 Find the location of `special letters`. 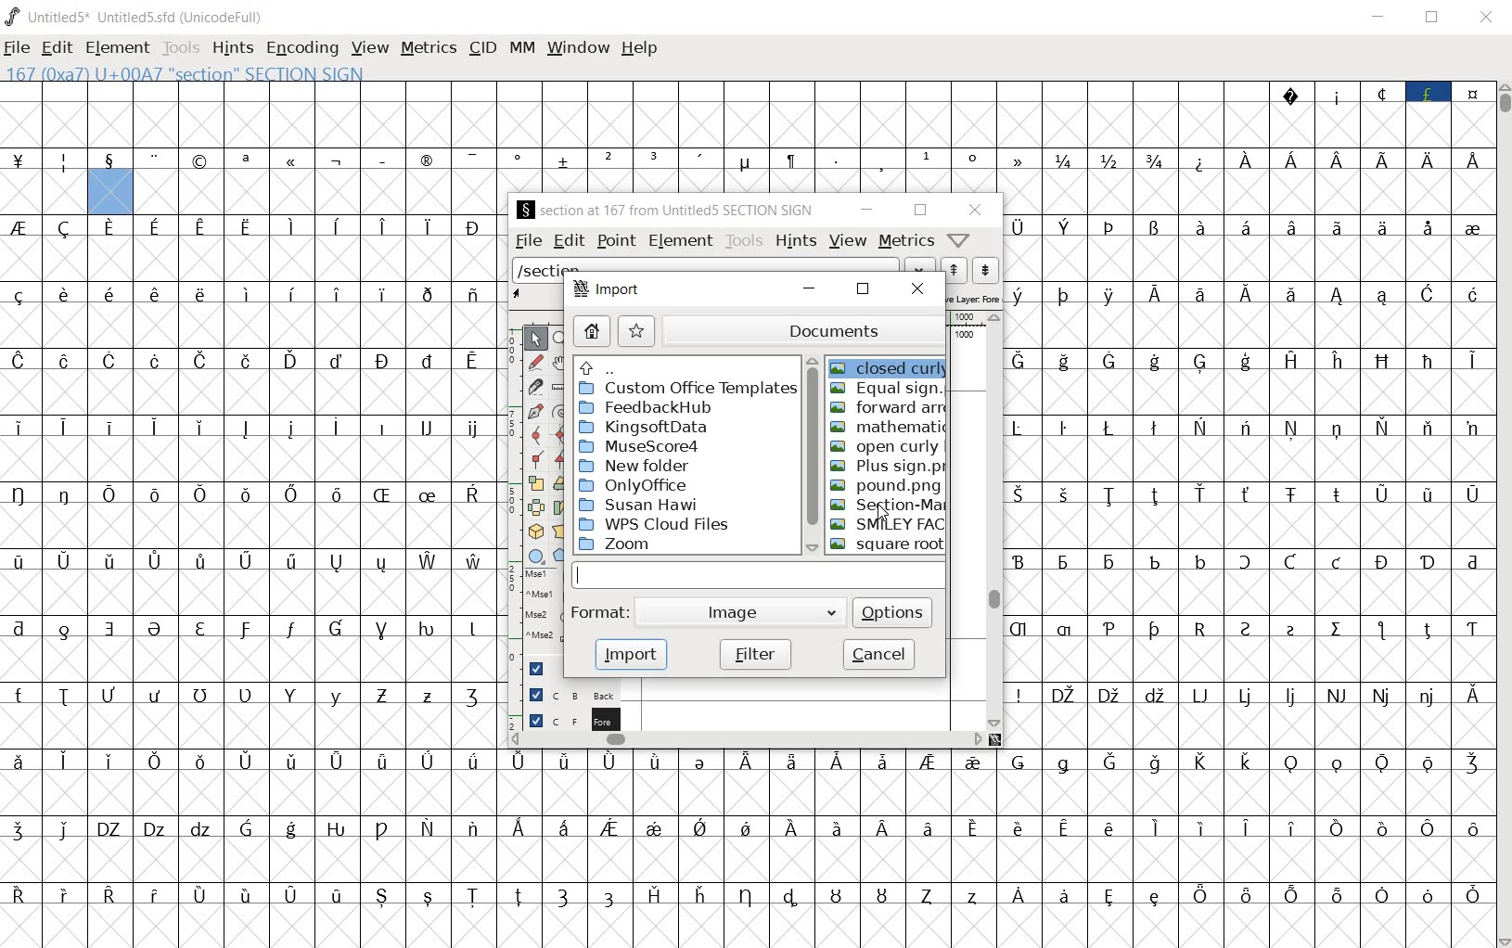

special letters is located at coordinates (251, 495).